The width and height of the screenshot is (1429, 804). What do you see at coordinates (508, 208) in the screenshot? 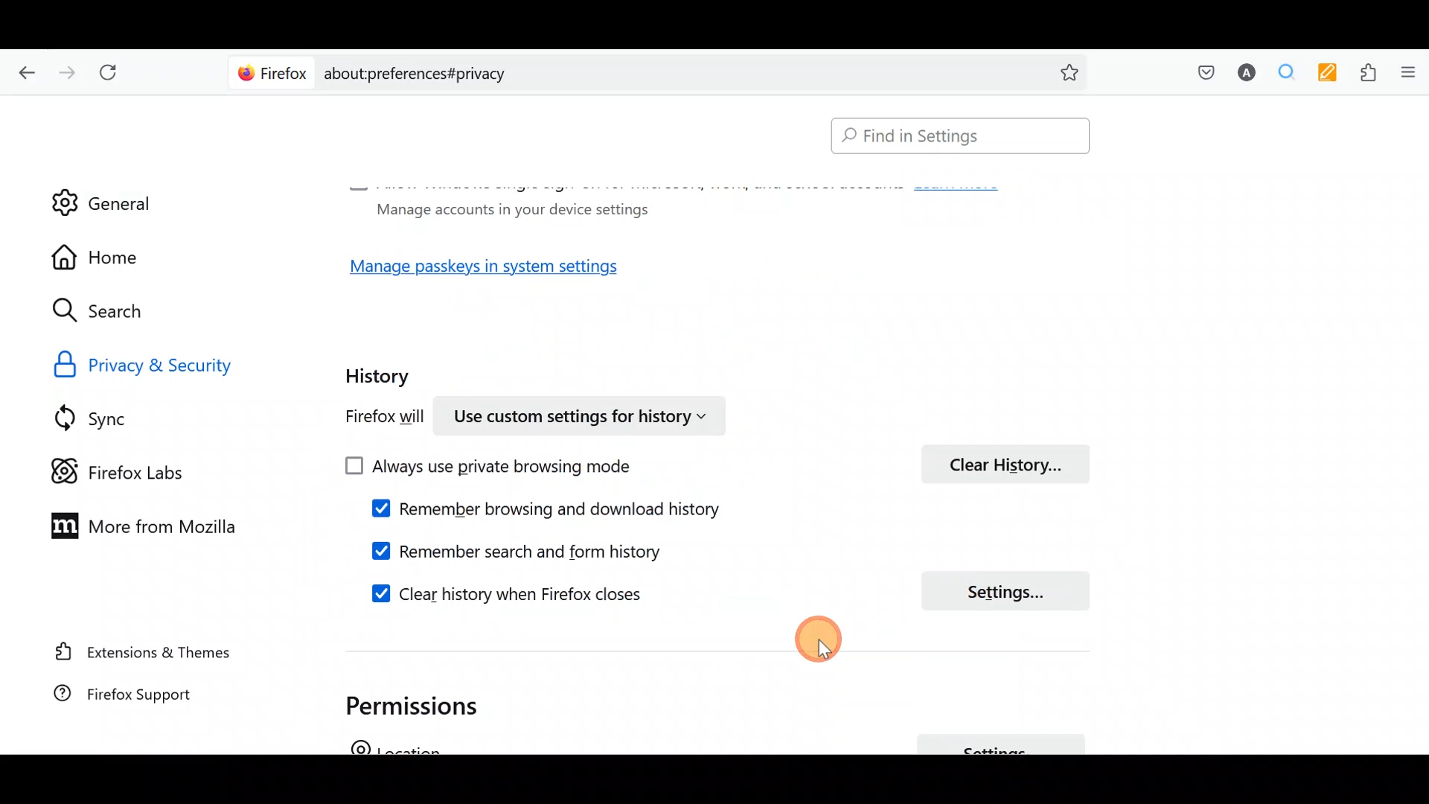
I see `Manage accounts in your device settings` at bounding box center [508, 208].